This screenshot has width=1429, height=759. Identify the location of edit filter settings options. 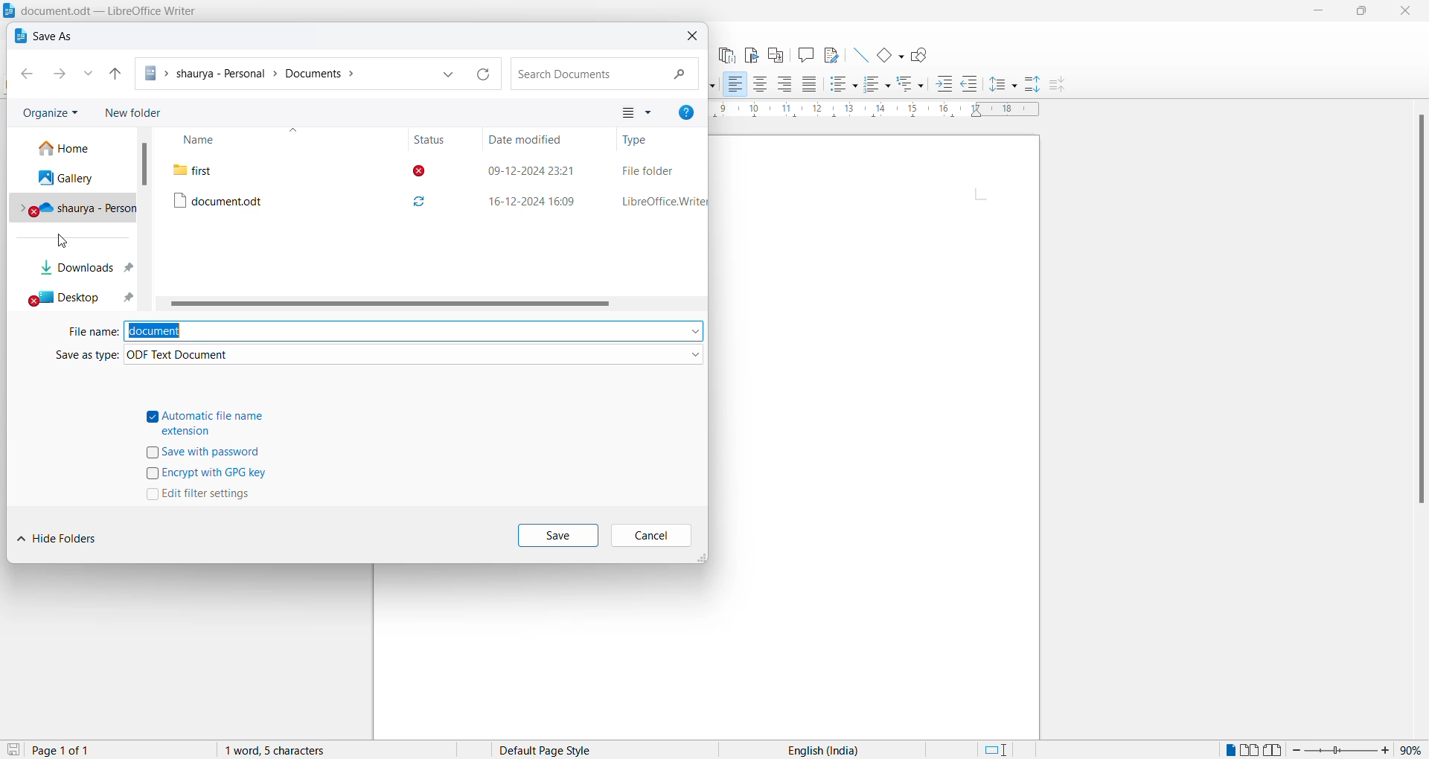
(203, 496).